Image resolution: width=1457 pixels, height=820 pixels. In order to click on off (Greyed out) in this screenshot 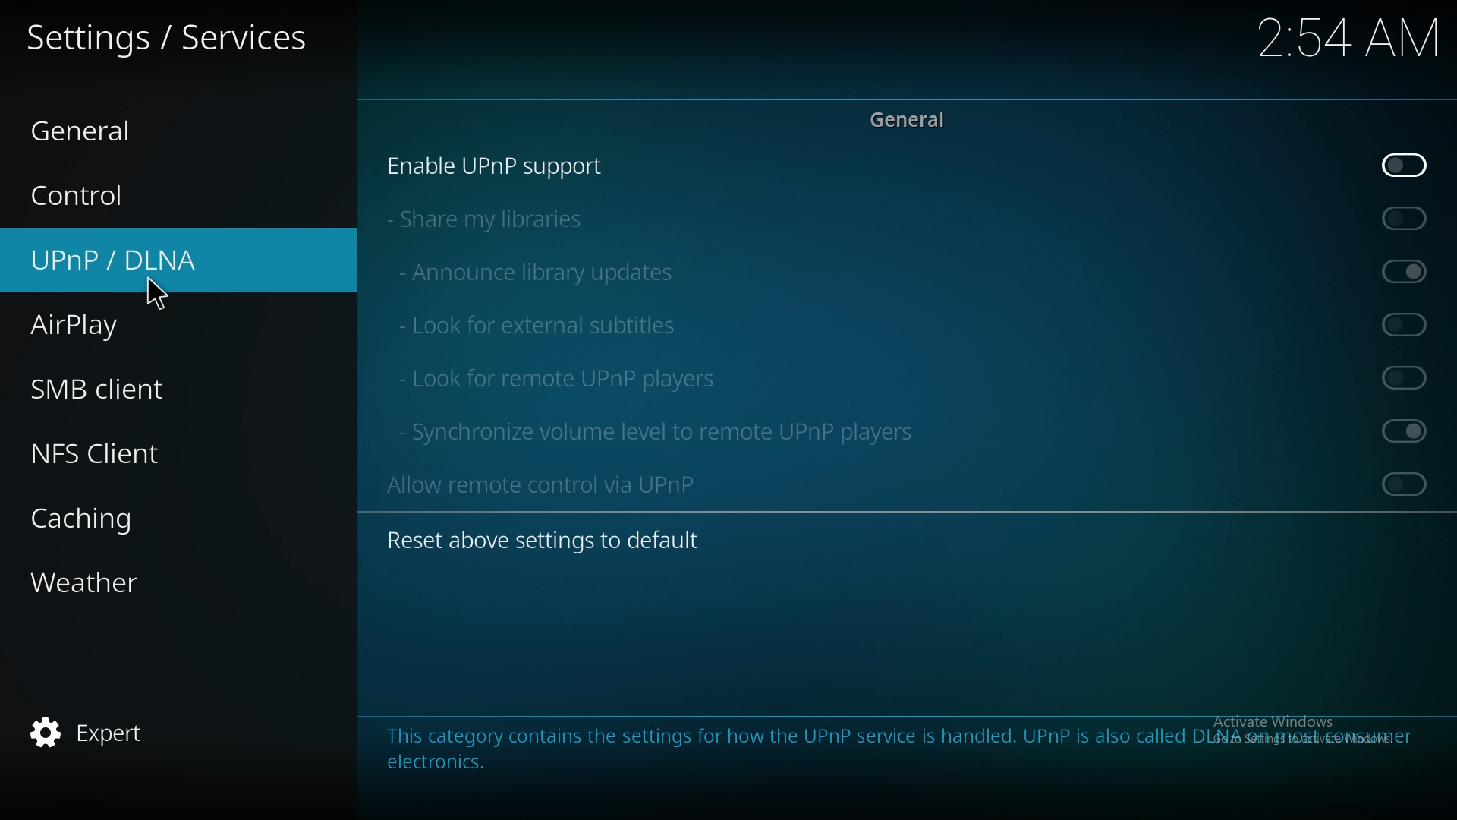, I will do `click(1405, 484)`.